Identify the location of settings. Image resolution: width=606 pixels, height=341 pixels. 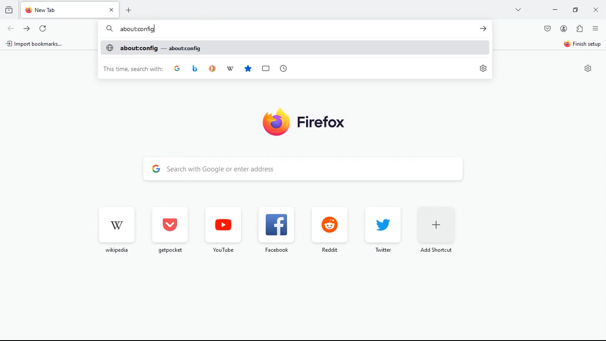
(483, 68).